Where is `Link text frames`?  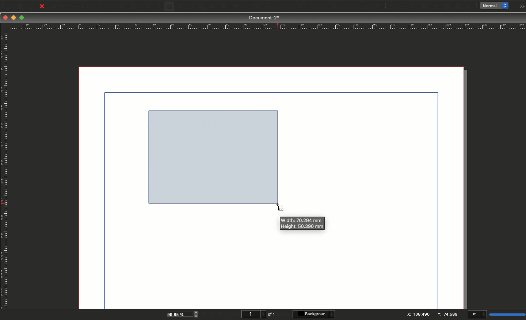
Link text frames is located at coordinates (331, 6).